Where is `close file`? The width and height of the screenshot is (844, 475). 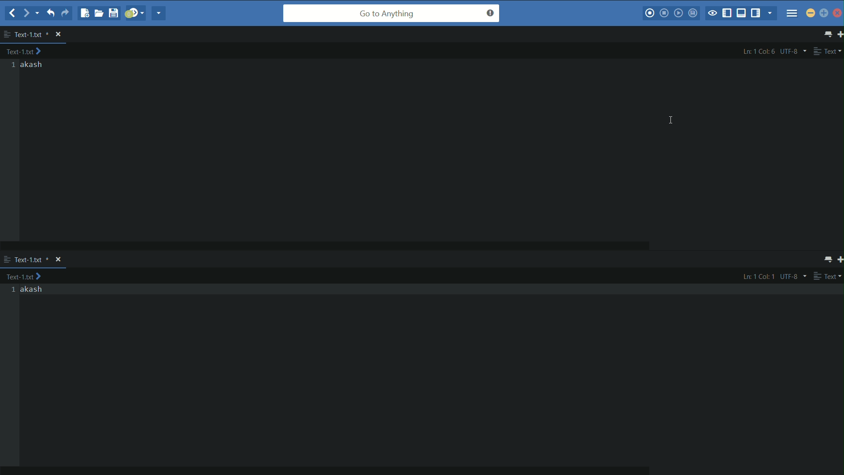 close file is located at coordinates (58, 34).